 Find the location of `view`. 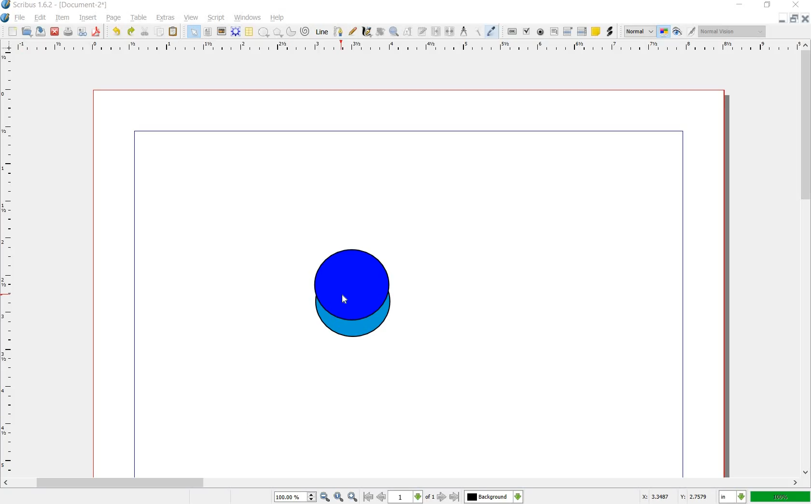

view is located at coordinates (191, 18).